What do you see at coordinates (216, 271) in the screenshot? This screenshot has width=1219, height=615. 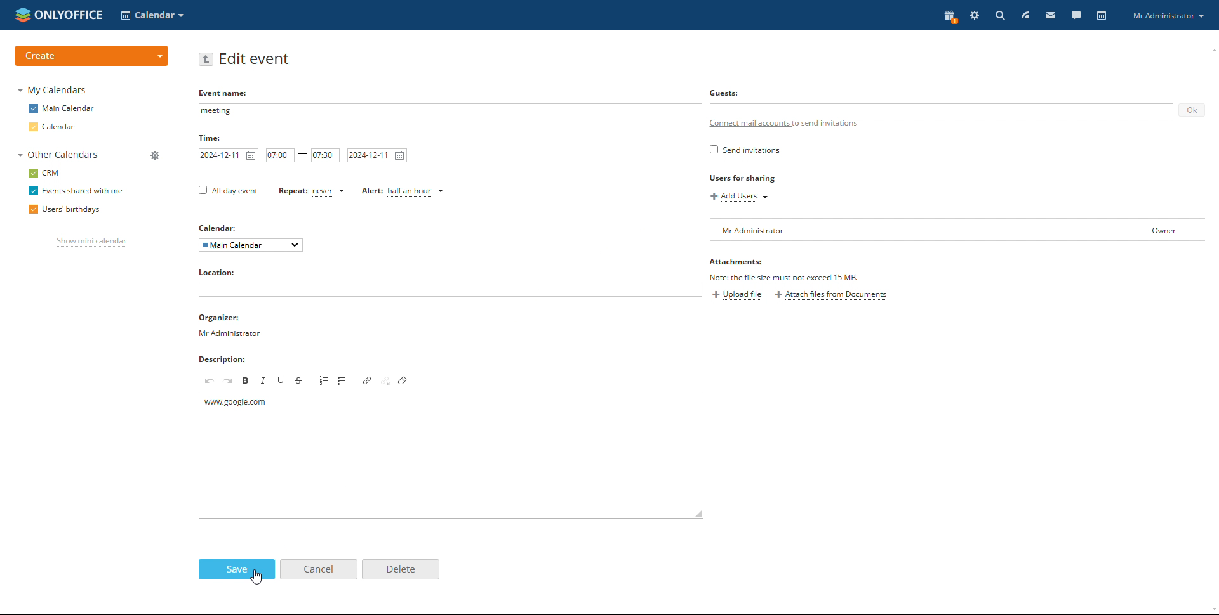 I see `Location:` at bounding box center [216, 271].